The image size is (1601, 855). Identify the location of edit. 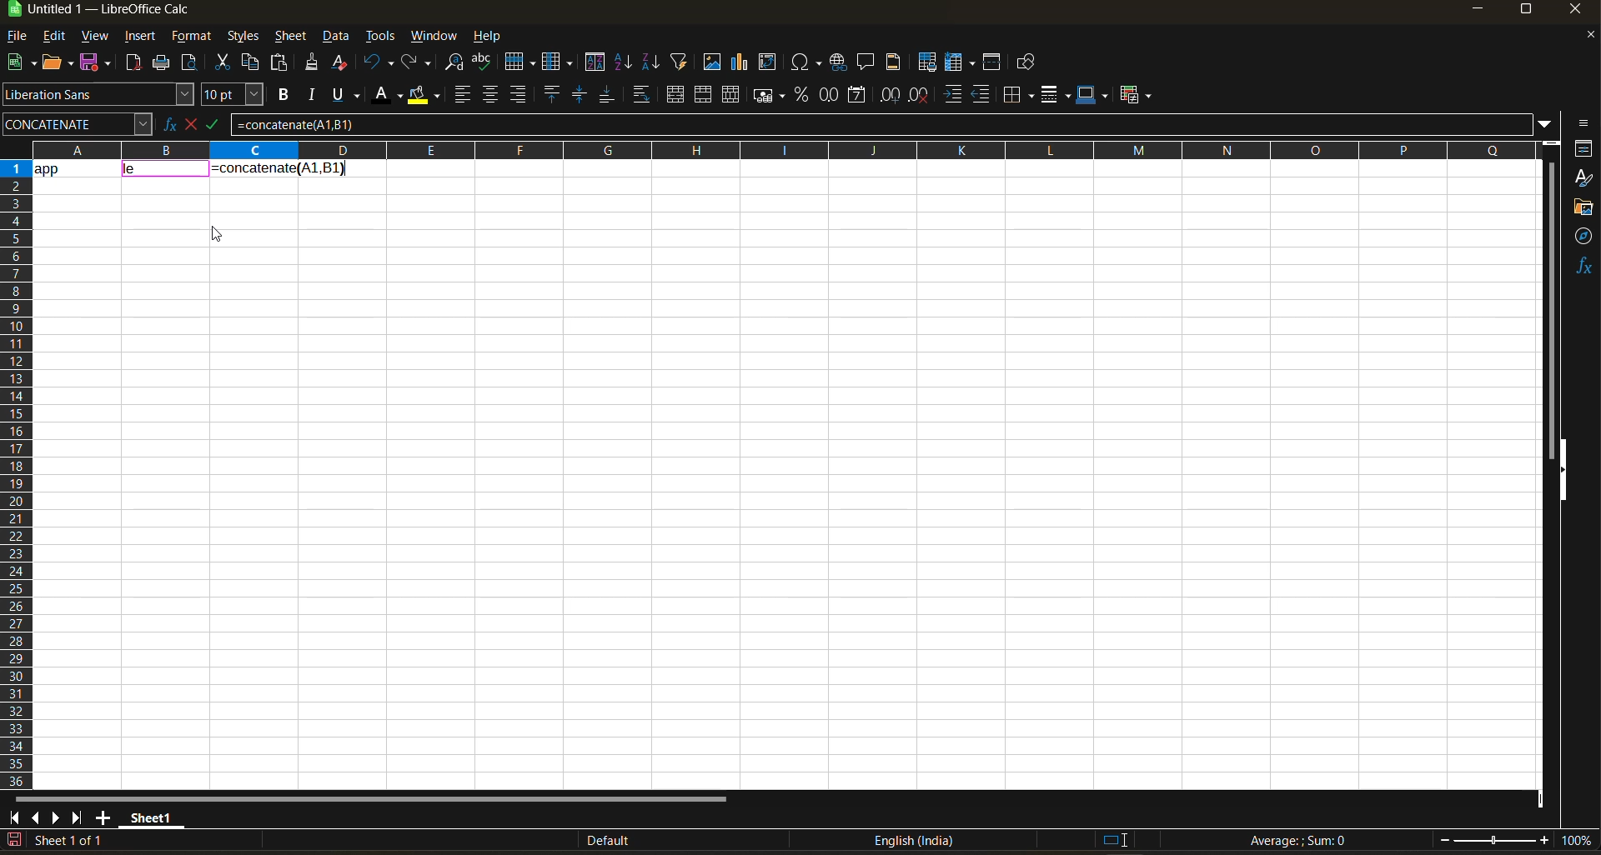
(54, 34).